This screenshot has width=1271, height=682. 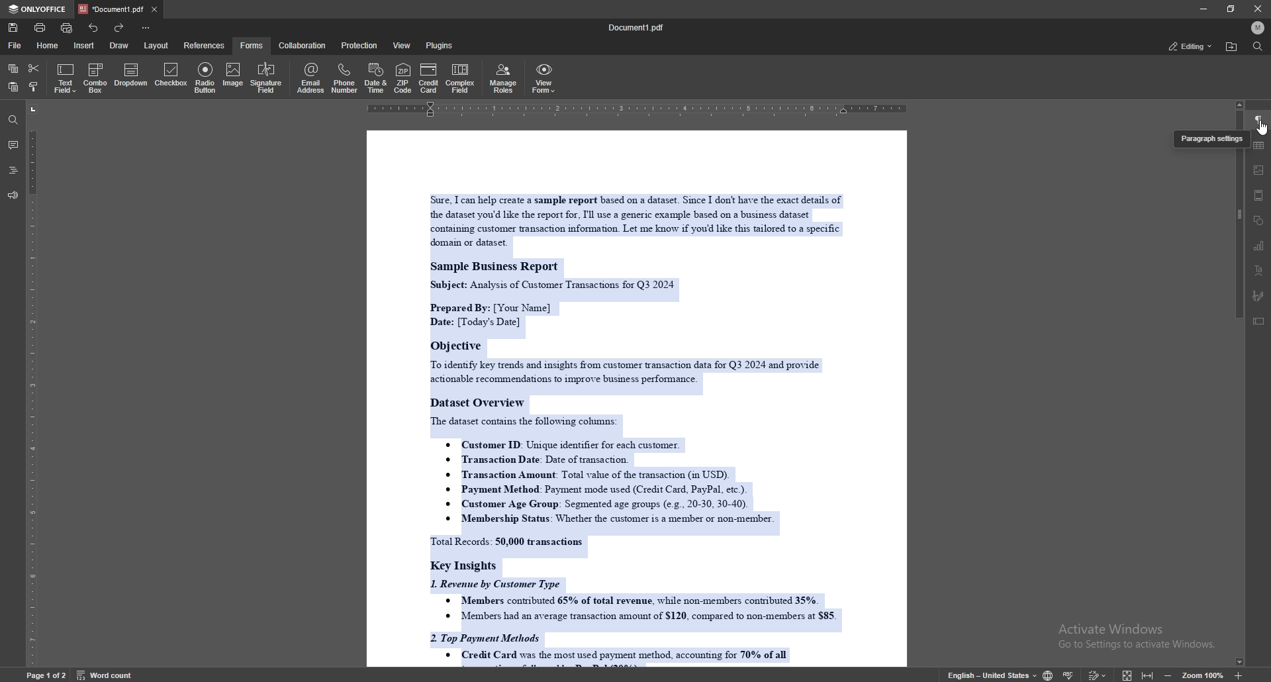 I want to click on cursor description, so click(x=1210, y=140).